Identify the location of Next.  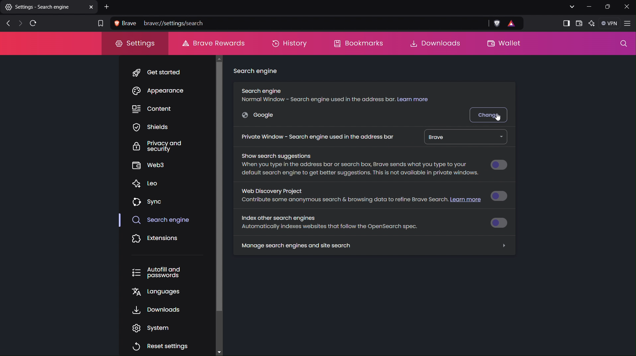
(19, 24).